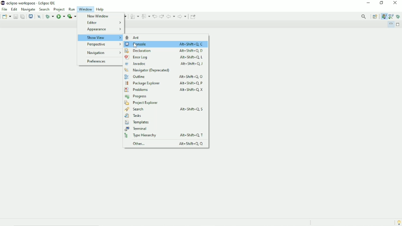 Image resolution: width=402 pixels, height=226 pixels. I want to click on Preferences, so click(96, 61).